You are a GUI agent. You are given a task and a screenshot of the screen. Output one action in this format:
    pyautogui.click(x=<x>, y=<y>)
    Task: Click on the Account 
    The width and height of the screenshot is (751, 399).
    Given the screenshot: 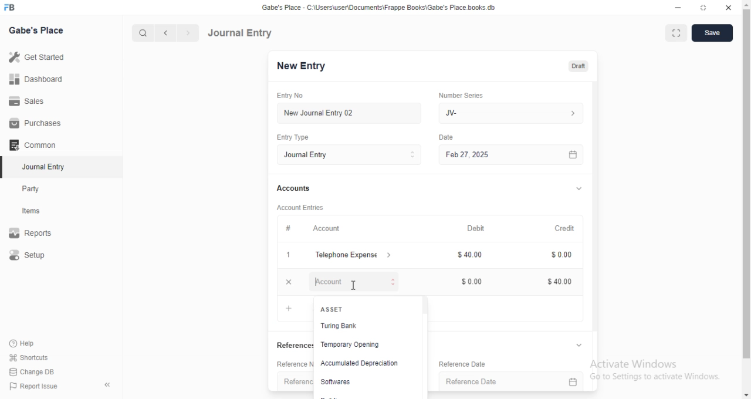 What is the action you would take?
    pyautogui.click(x=357, y=281)
    